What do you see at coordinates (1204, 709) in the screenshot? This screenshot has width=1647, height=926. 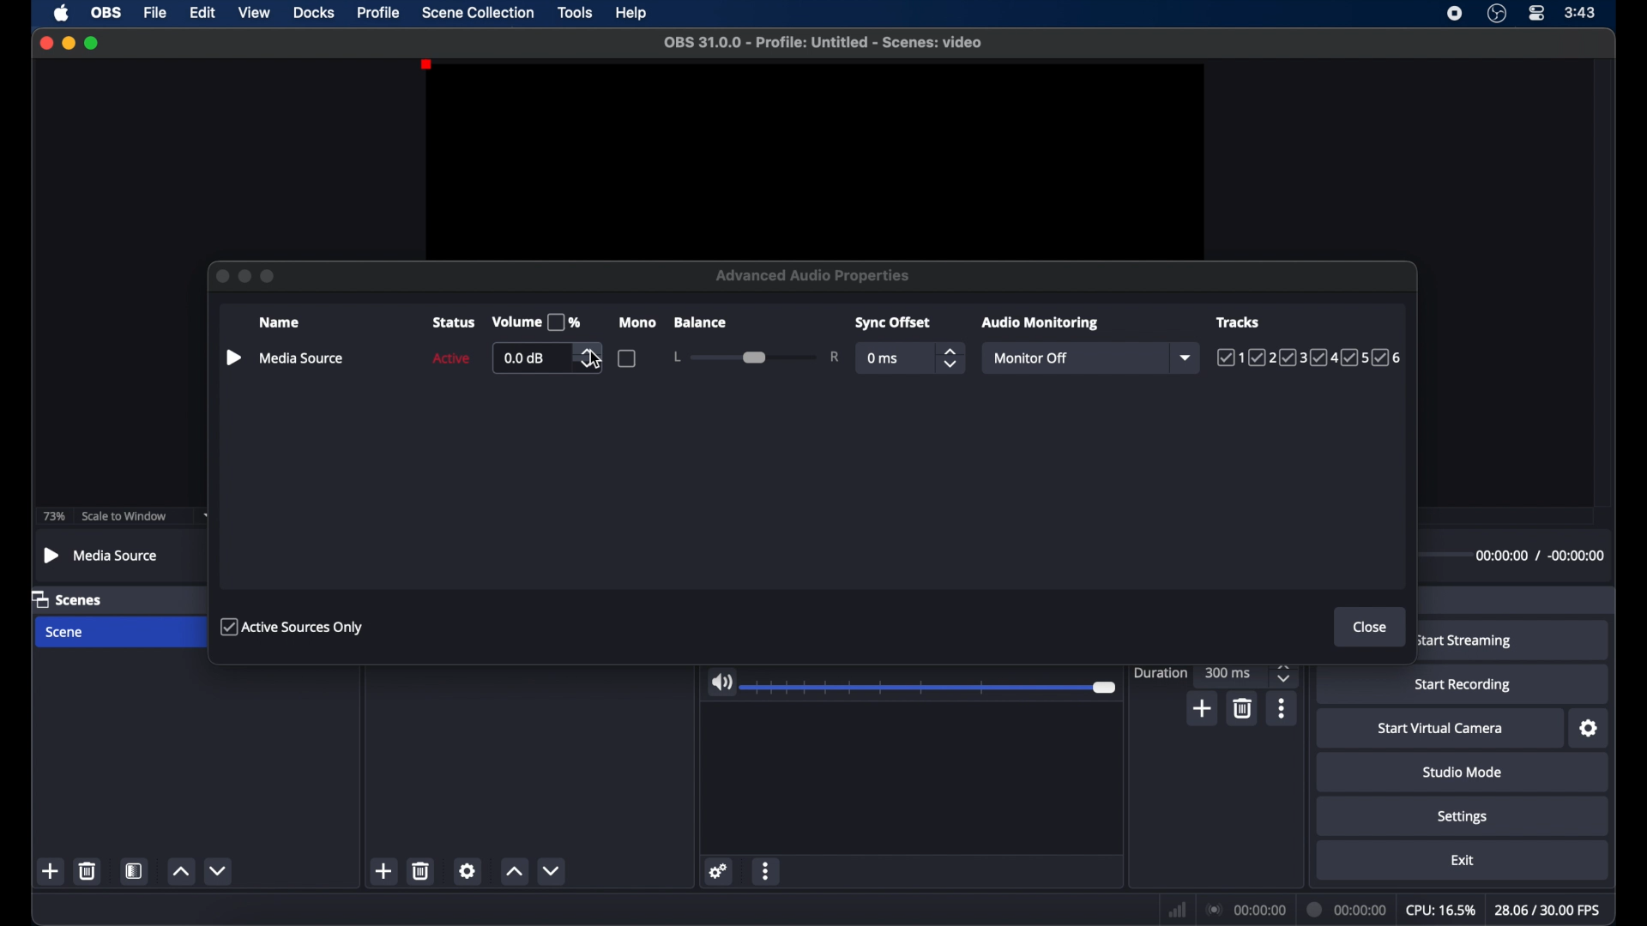 I see `add` at bounding box center [1204, 709].